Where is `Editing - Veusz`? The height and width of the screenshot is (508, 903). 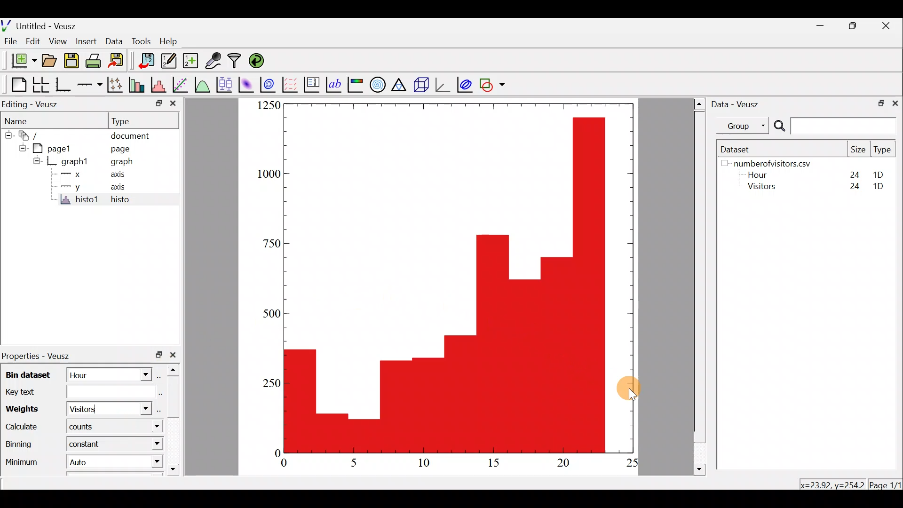 Editing - Veusz is located at coordinates (32, 104).